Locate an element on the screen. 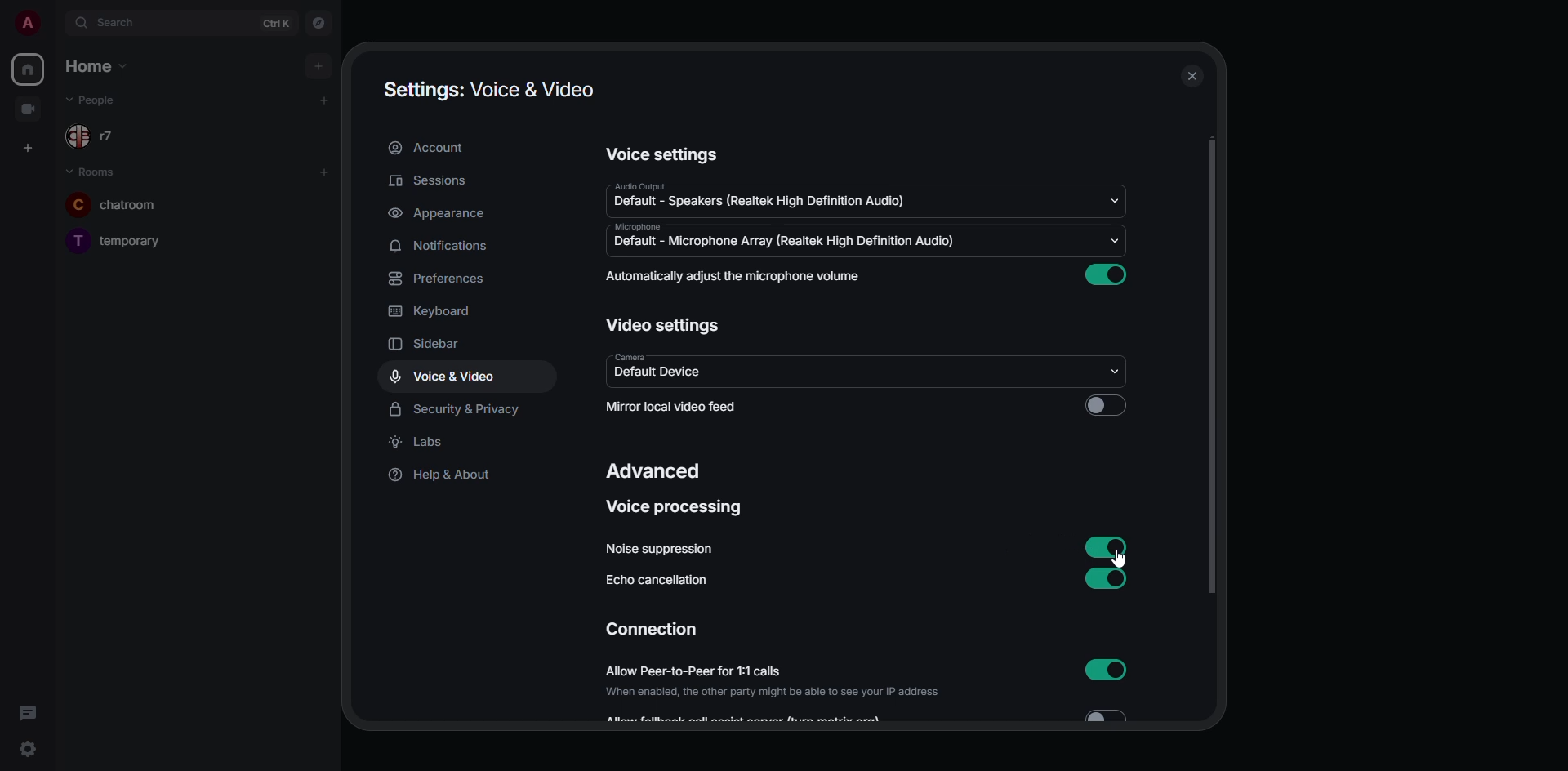 The image size is (1568, 771). echo cancellation is located at coordinates (654, 581).